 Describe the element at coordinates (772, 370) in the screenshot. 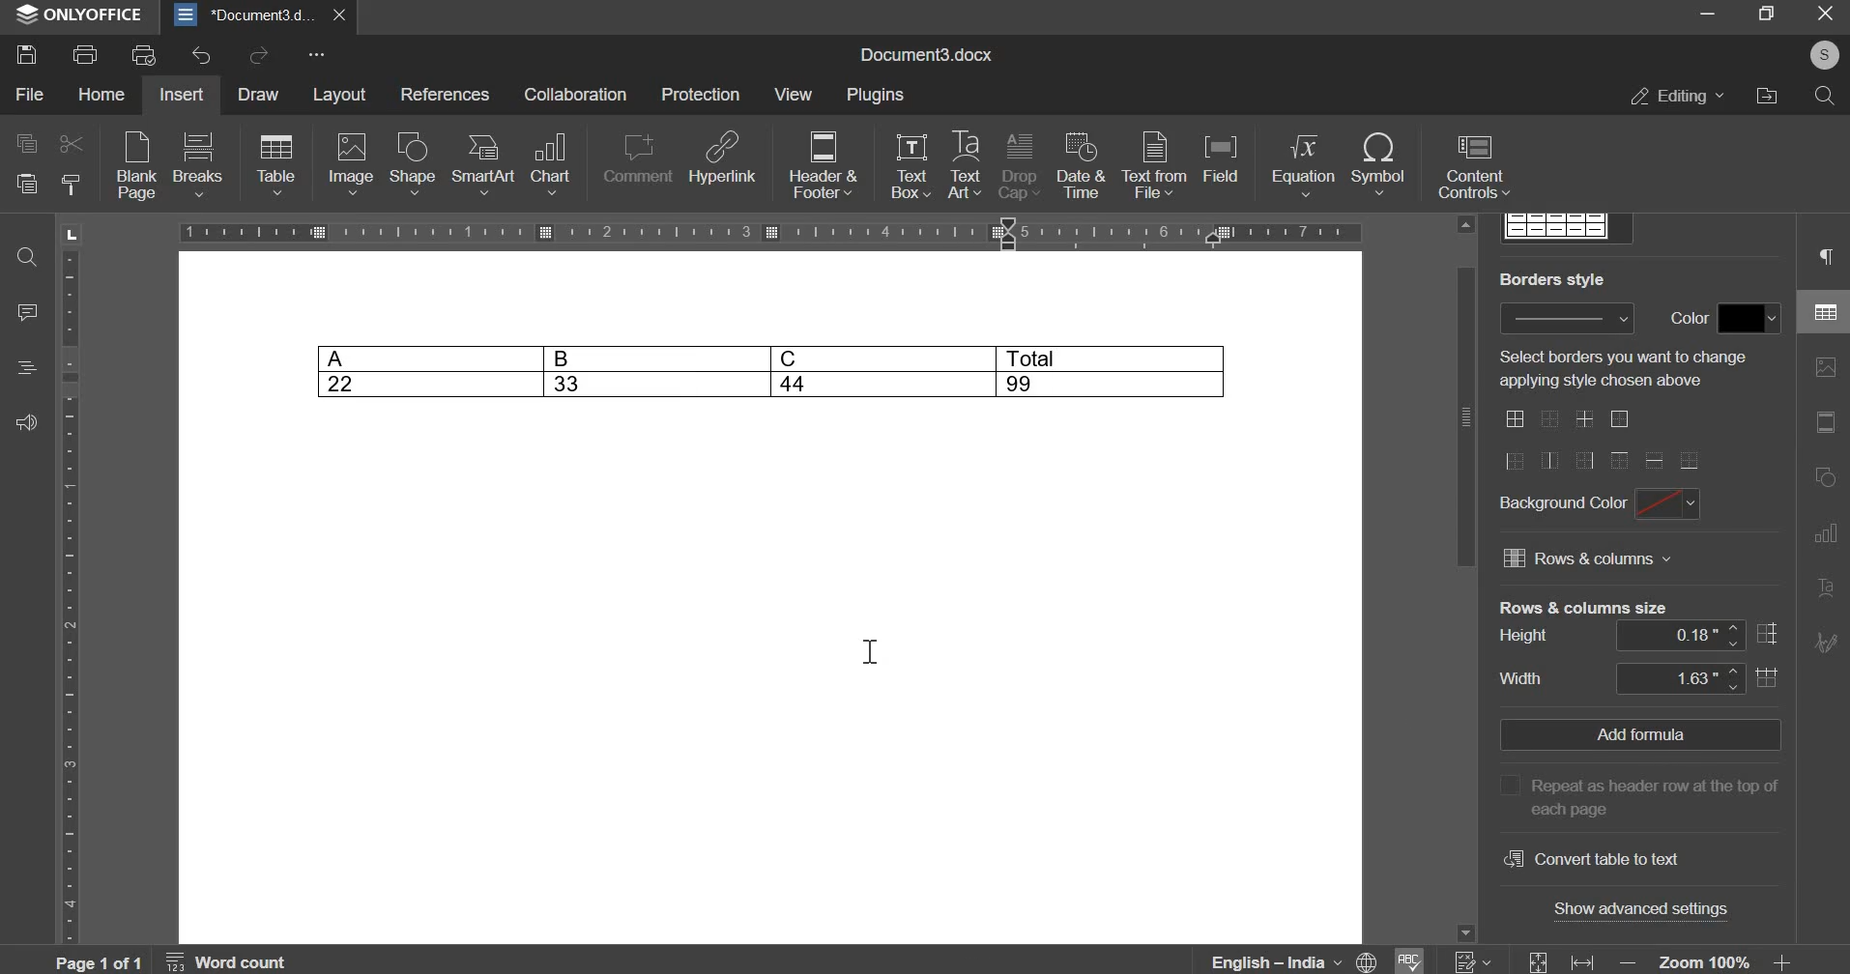

I see `A B C Total 22 33 44 99` at that location.